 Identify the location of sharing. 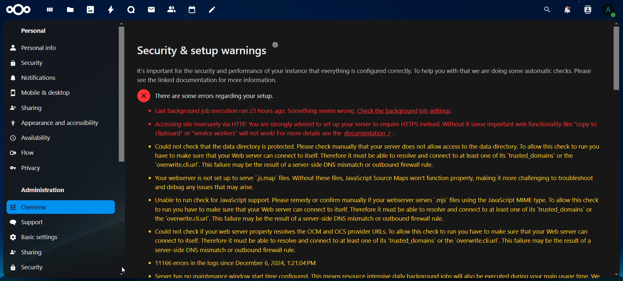
(29, 251).